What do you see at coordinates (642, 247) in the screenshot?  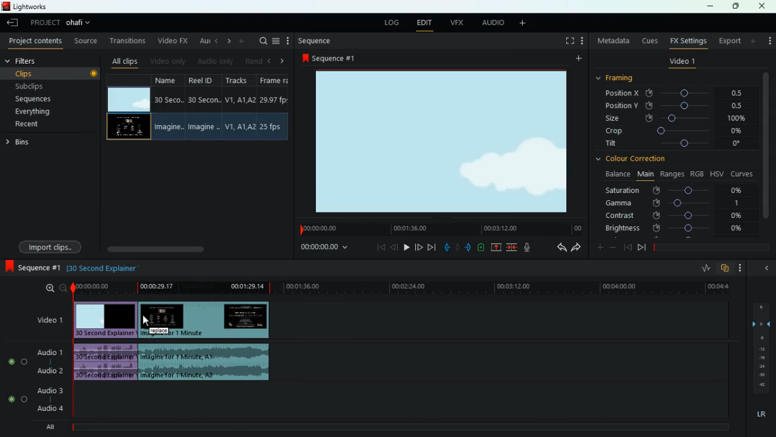 I see `front` at bounding box center [642, 247].